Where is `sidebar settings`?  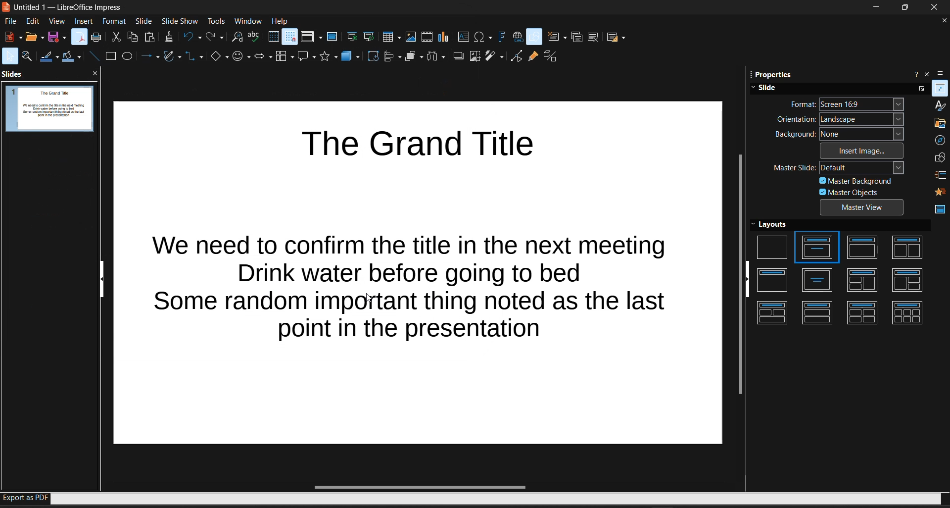
sidebar settings is located at coordinates (944, 73).